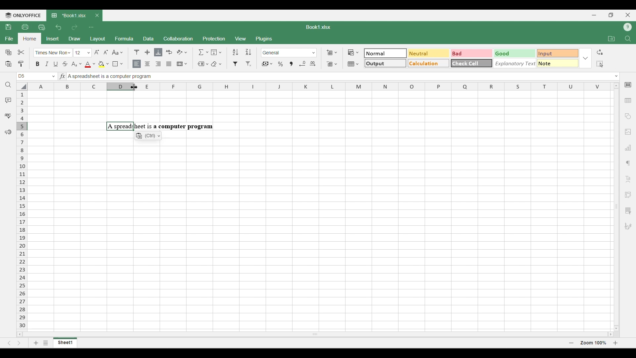  Describe the element at coordinates (134, 87) in the screenshot. I see `Cursor ` at that location.